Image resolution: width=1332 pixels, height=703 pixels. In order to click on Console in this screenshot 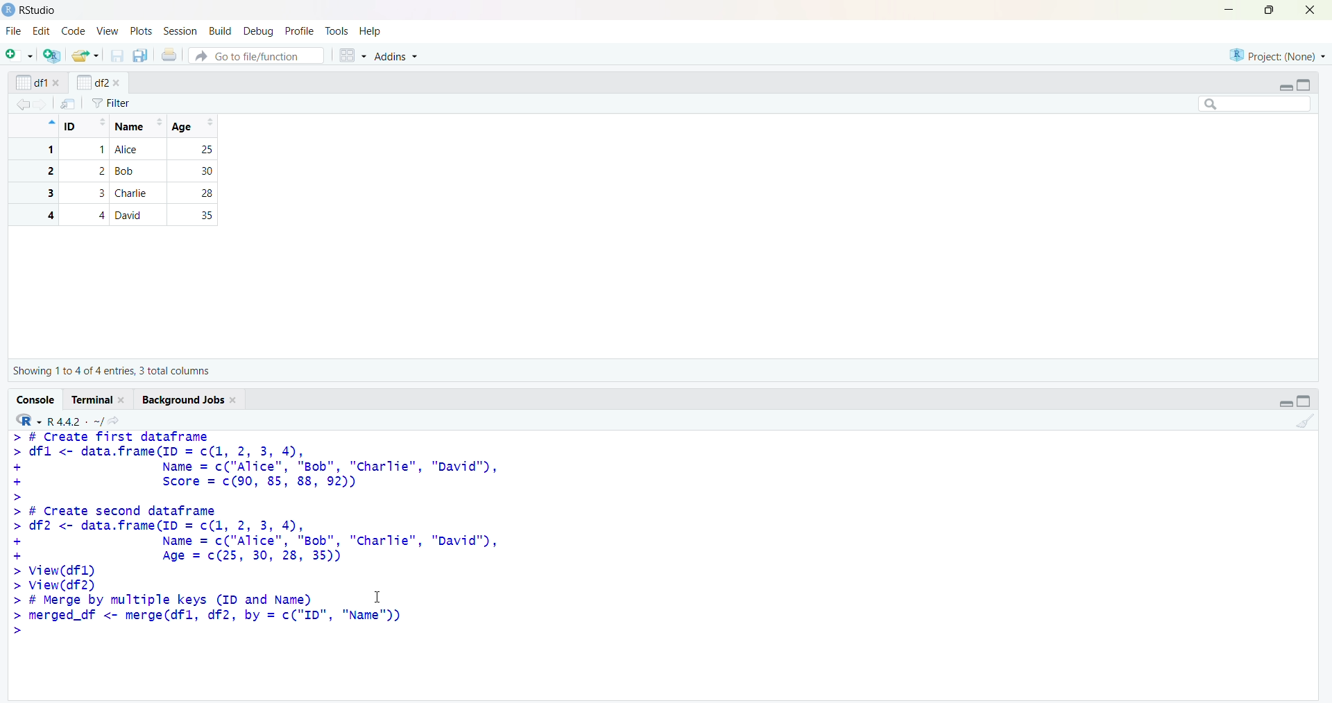, I will do `click(37, 400)`.